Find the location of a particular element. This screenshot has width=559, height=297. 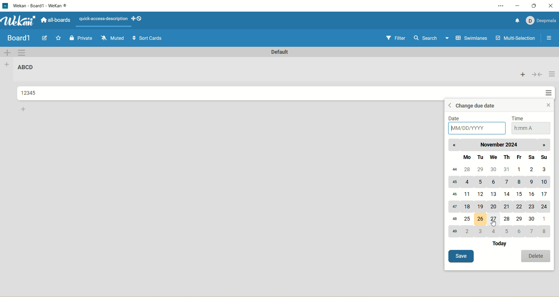

board1 is located at coordinates (19, 38).